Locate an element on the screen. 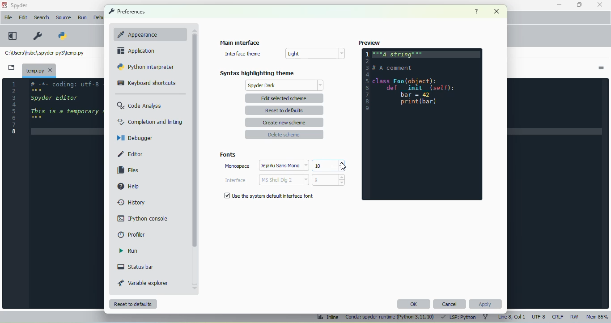 The height and width of the screenshot is (323, 611). conda: spyder-runtime (python 3. 11. 10) is located at coordinates (390, 318).